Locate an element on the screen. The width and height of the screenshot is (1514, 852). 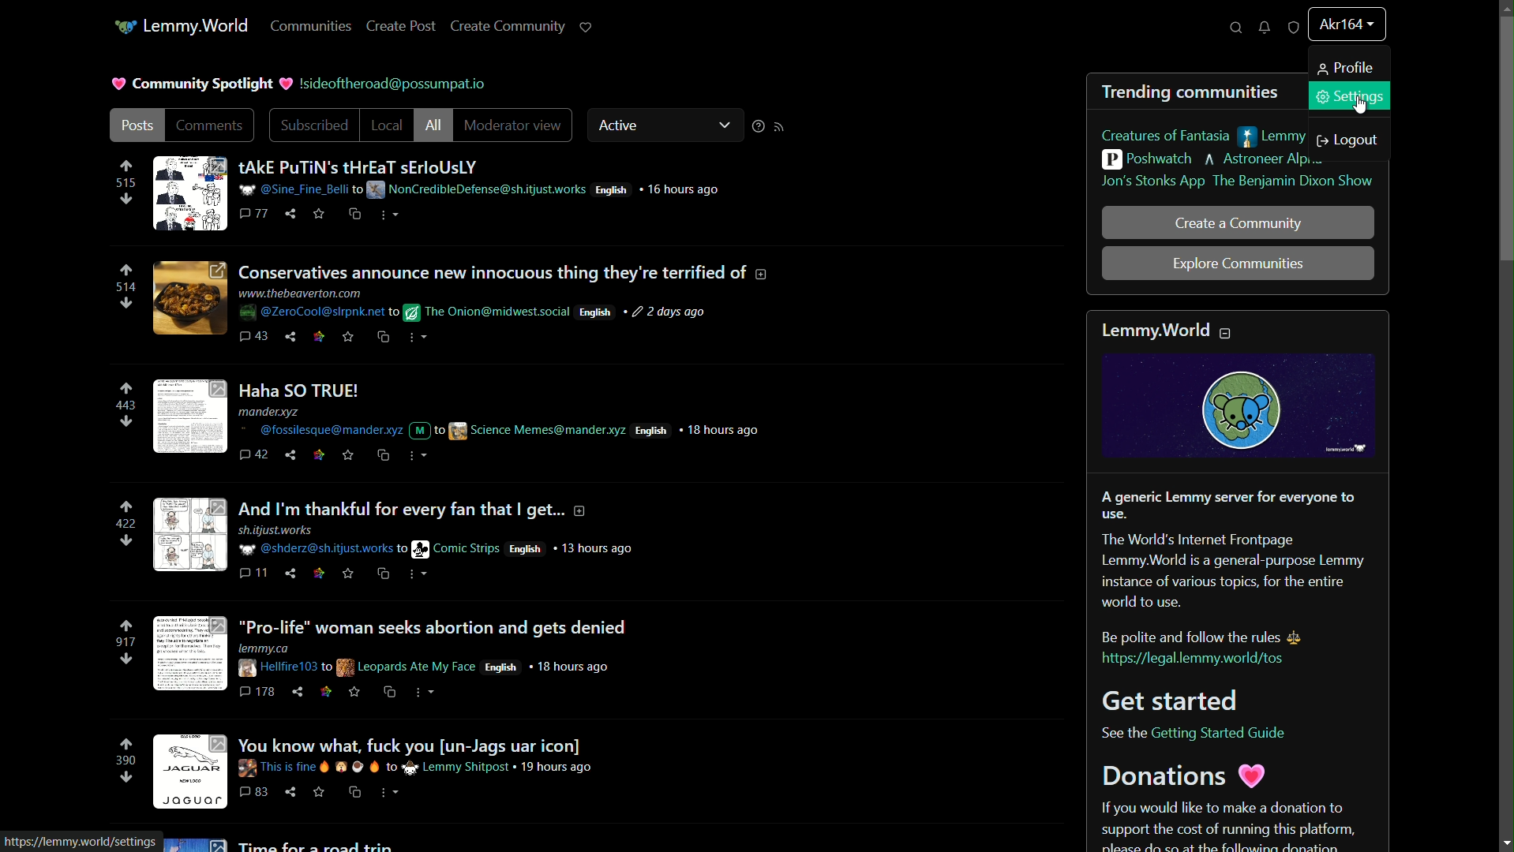
posts is located at coordinates (136, 125).